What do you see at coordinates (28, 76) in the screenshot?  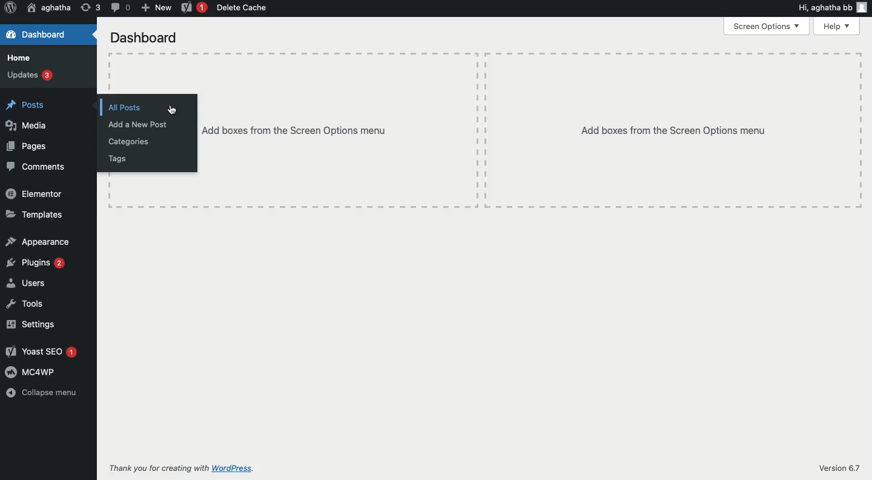 I see `Updates` at bounding box center [28, 76].